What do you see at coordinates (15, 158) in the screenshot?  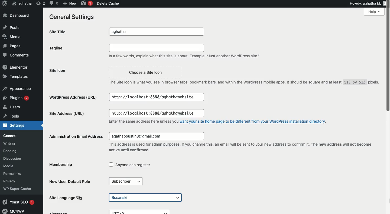 I see `Discussion` at bounding box center [15, 158].